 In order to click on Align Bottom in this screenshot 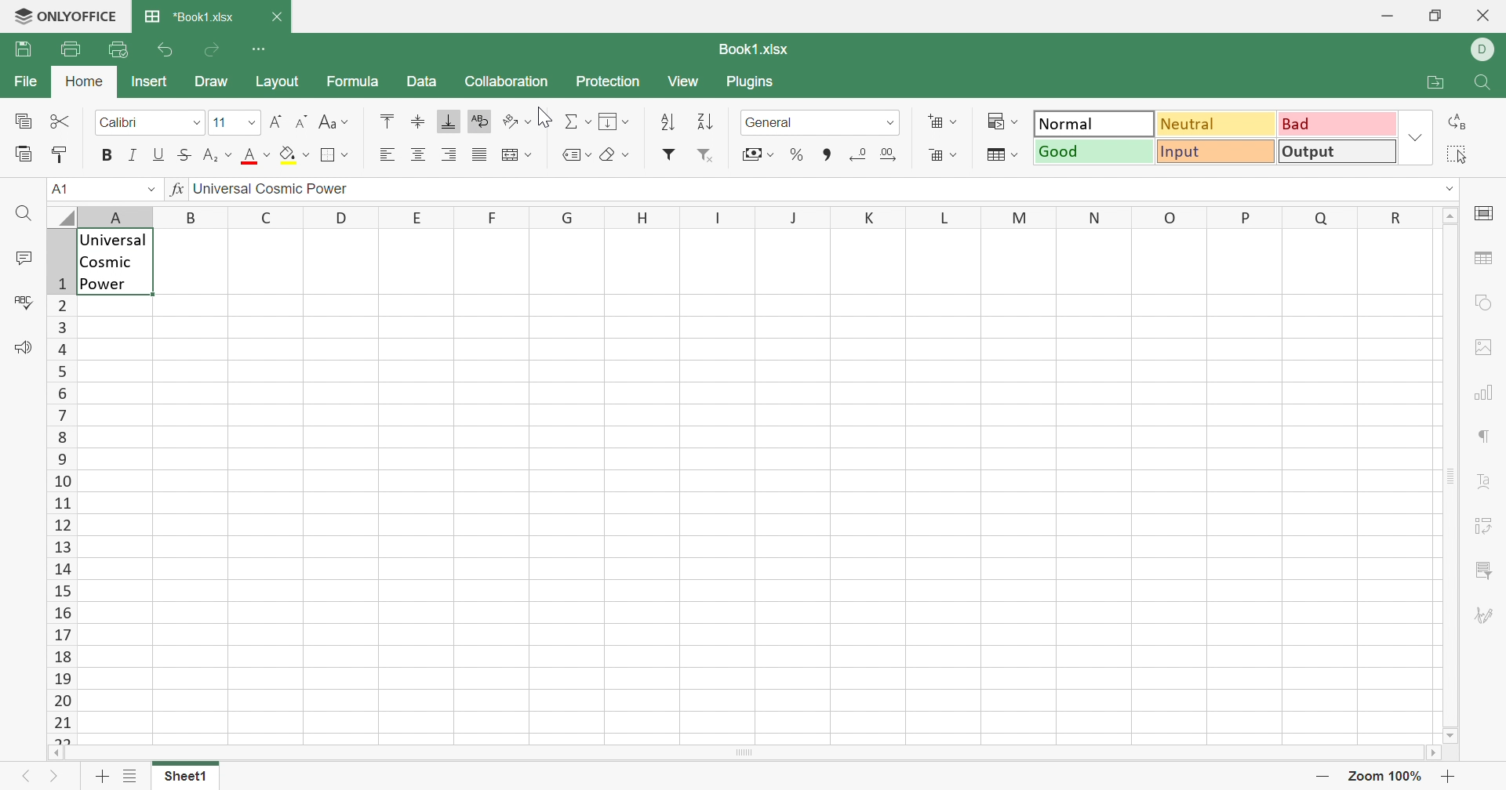, I will do `click(451, 121)`.